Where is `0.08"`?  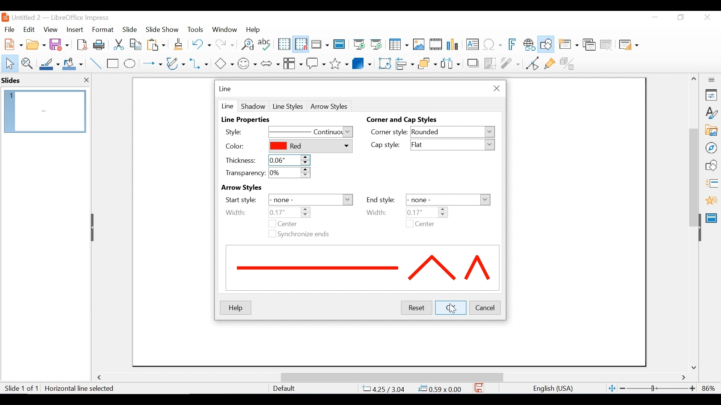 0.08" is located at coordinates (425, 212).